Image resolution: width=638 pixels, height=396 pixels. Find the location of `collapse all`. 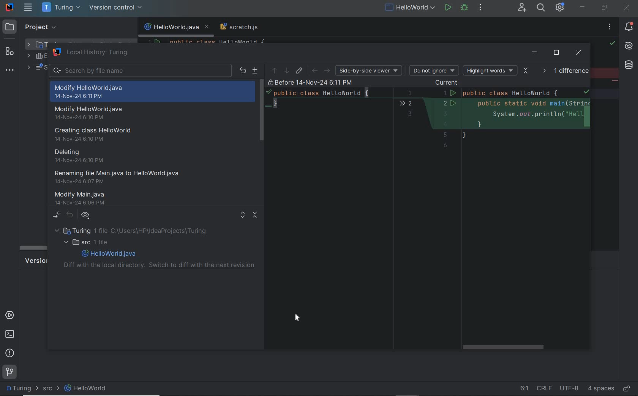

collapse all is located at coordinates (257, 215).